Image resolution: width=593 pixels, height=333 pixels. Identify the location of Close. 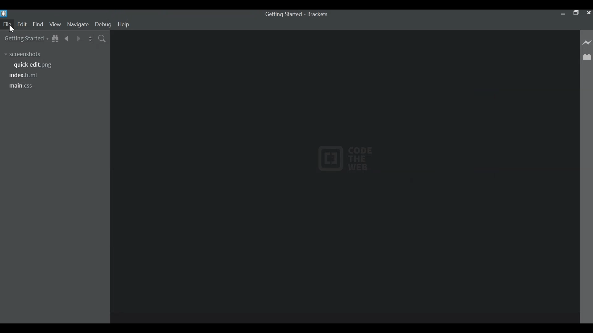
(588, 13).